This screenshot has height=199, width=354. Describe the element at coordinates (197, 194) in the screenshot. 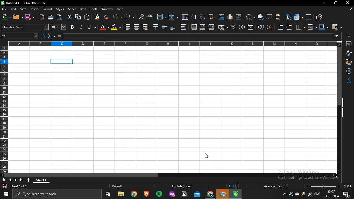

I see `outlook` at that location.